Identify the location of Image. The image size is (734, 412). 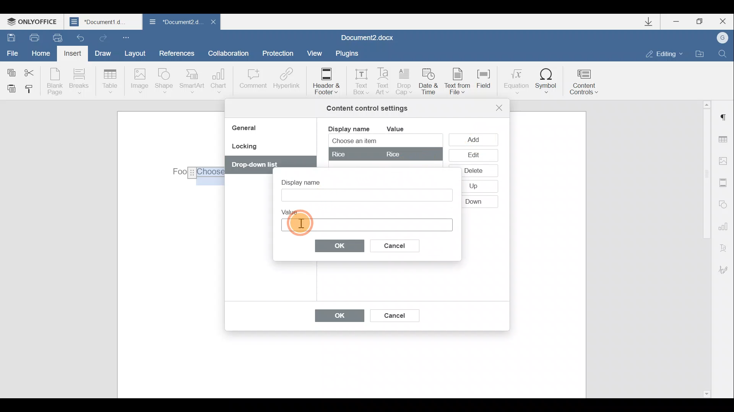
(139, 82).